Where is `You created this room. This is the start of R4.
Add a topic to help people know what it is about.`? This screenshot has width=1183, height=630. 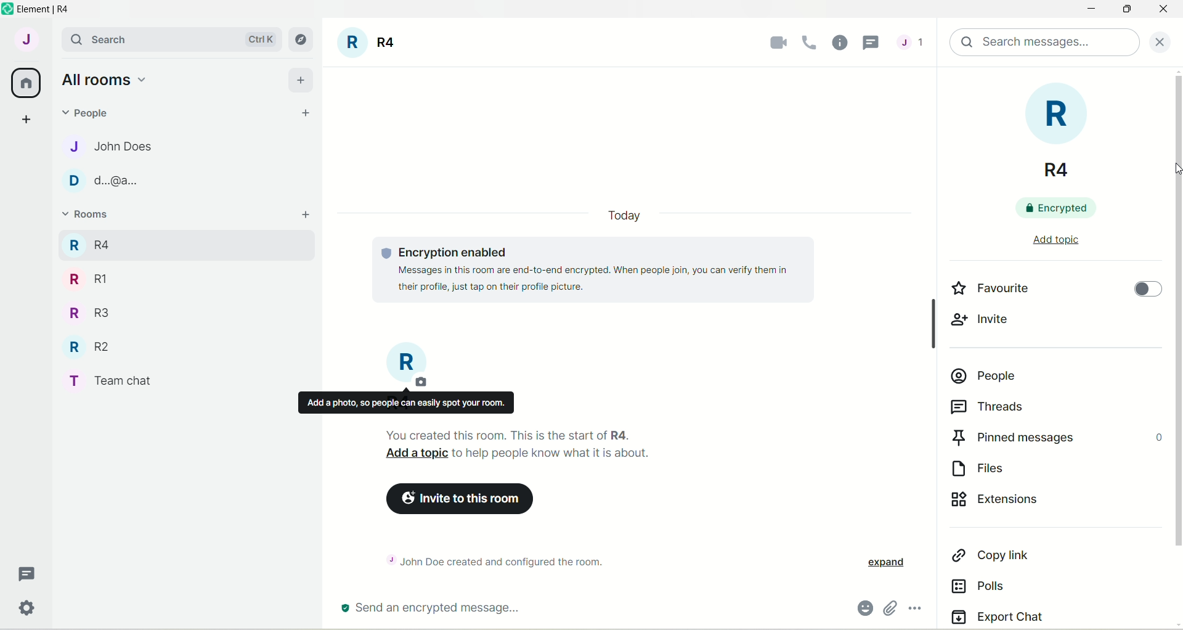
You created this room. This is the start of R4.
Add a topic to help people know what it is about. is located at coordinates (558, 446).